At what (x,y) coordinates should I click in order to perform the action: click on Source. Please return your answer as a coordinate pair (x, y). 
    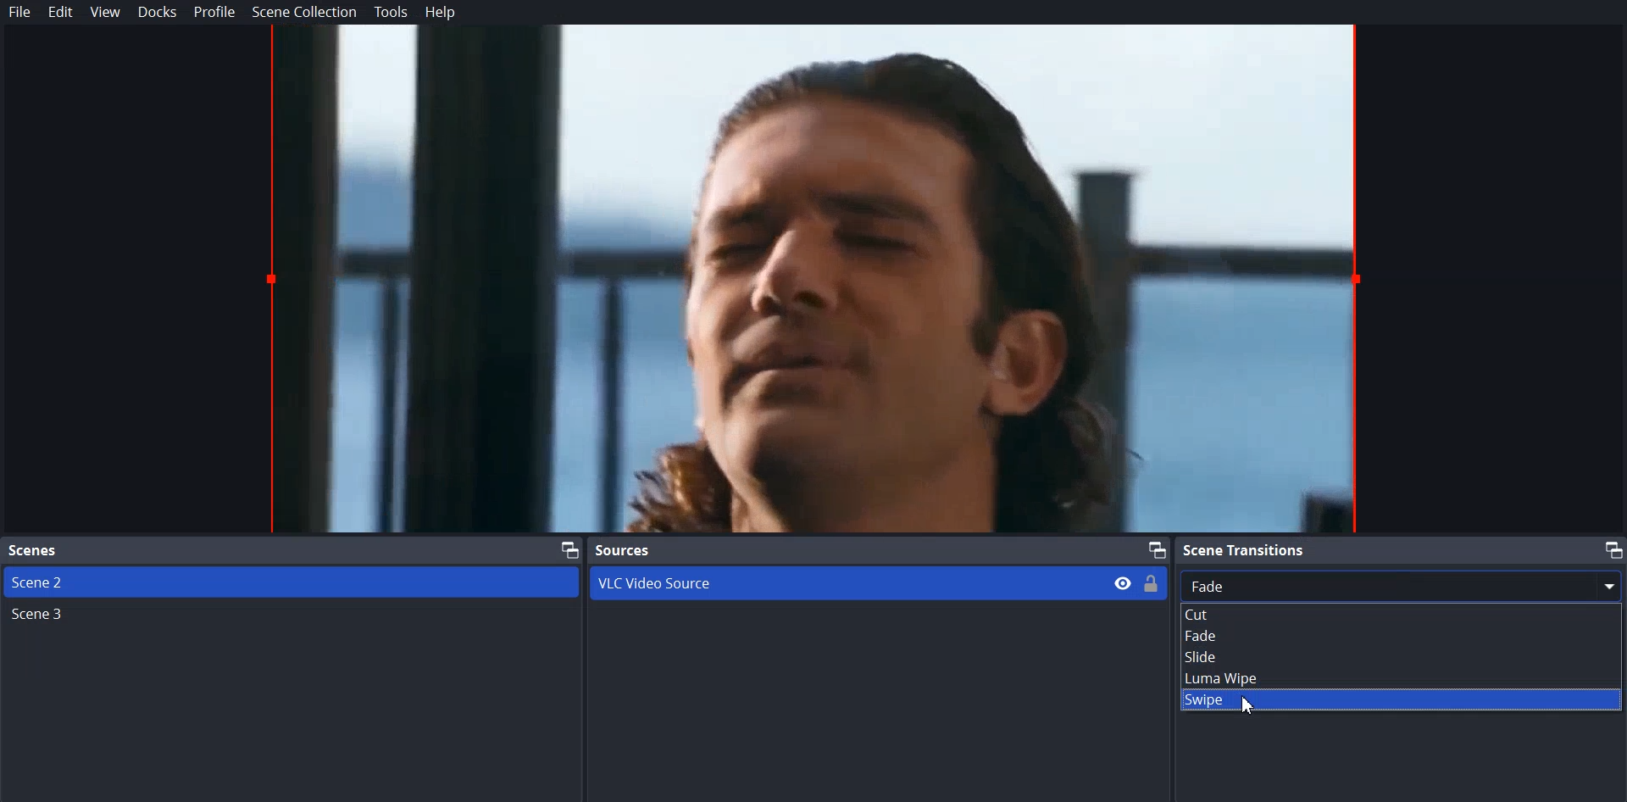
    Looking at the image, I should click on (877, 551).